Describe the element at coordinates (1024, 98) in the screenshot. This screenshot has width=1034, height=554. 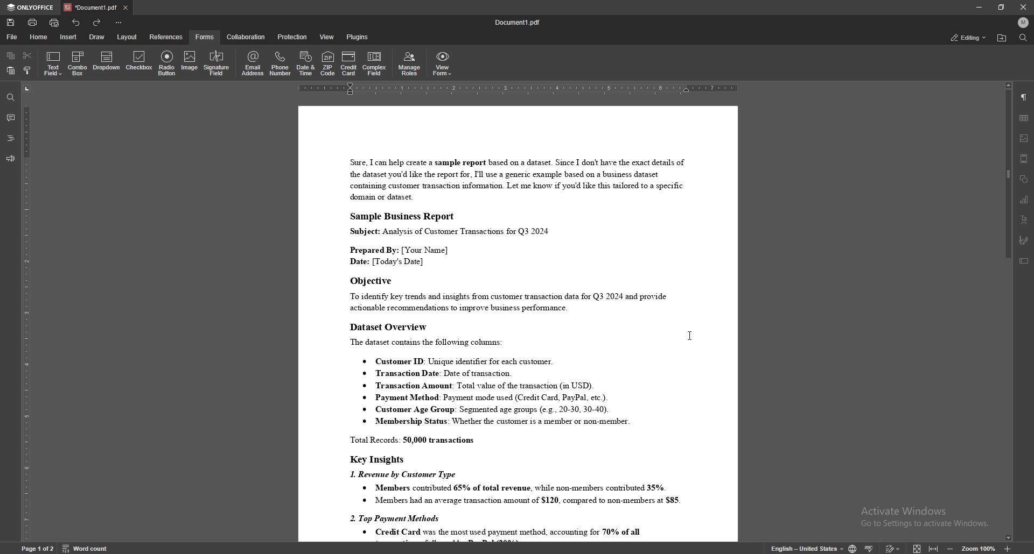
I see `paragraph` at that location.